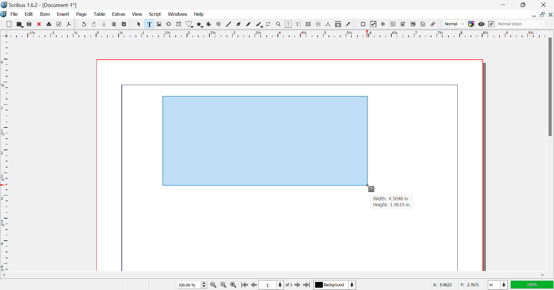 The height and width of the screenshot is (290, 554). Describe the element at coordinates (308, 25) in the screenshot. I see `Link Text Frames` at that location.